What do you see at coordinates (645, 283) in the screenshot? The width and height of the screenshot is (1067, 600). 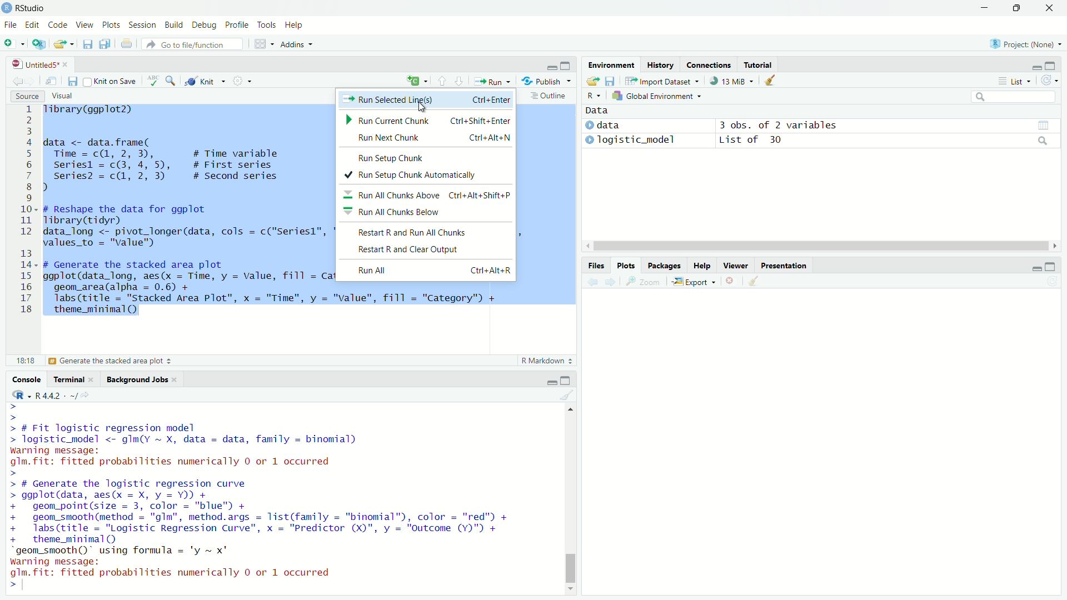 I see `zoom` at bounding box center [645, 283].